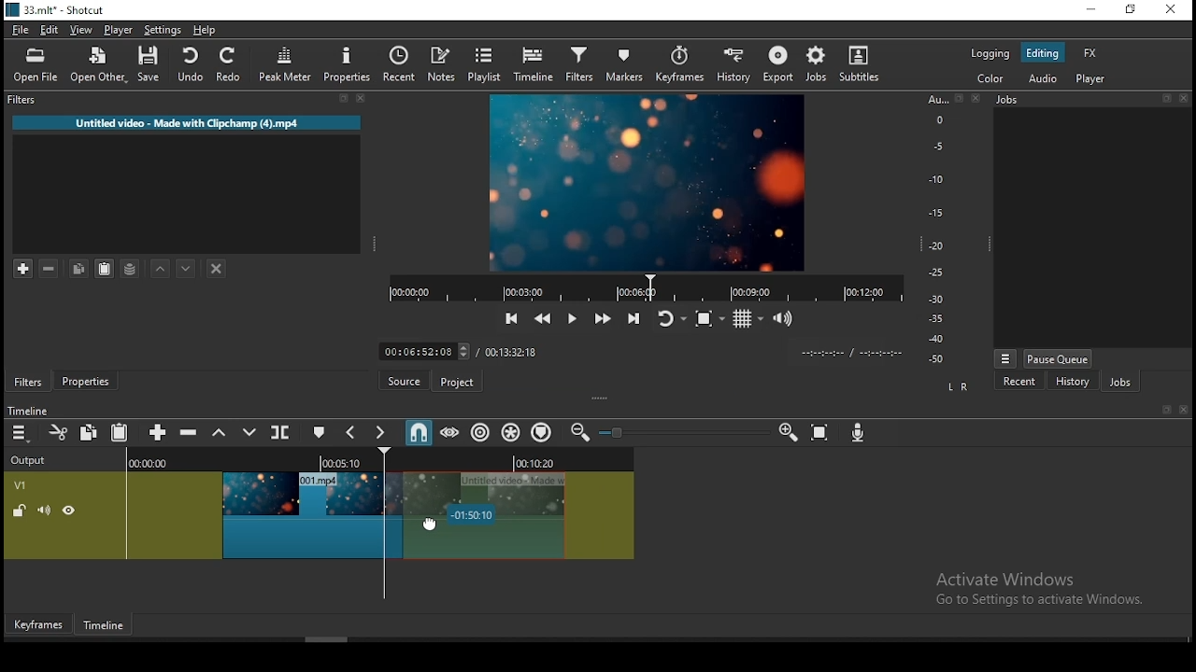 This screenshot has height=672, width=1196. I want to click on properties, so click(88, 381).